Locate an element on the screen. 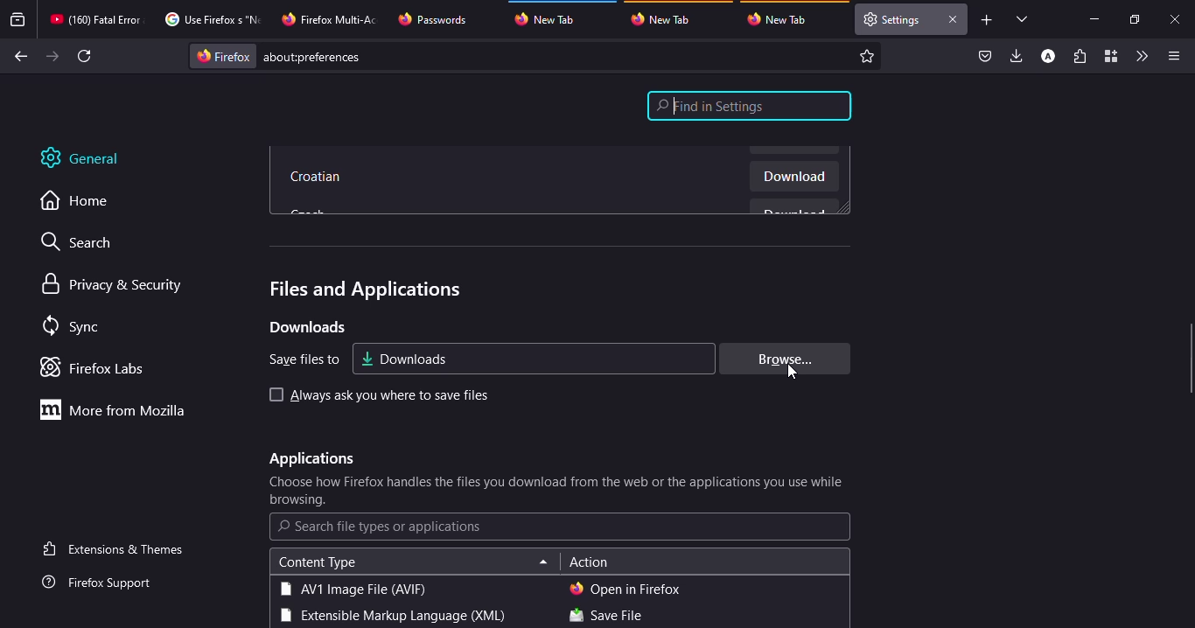  tab is located at coordinates (782, 19).